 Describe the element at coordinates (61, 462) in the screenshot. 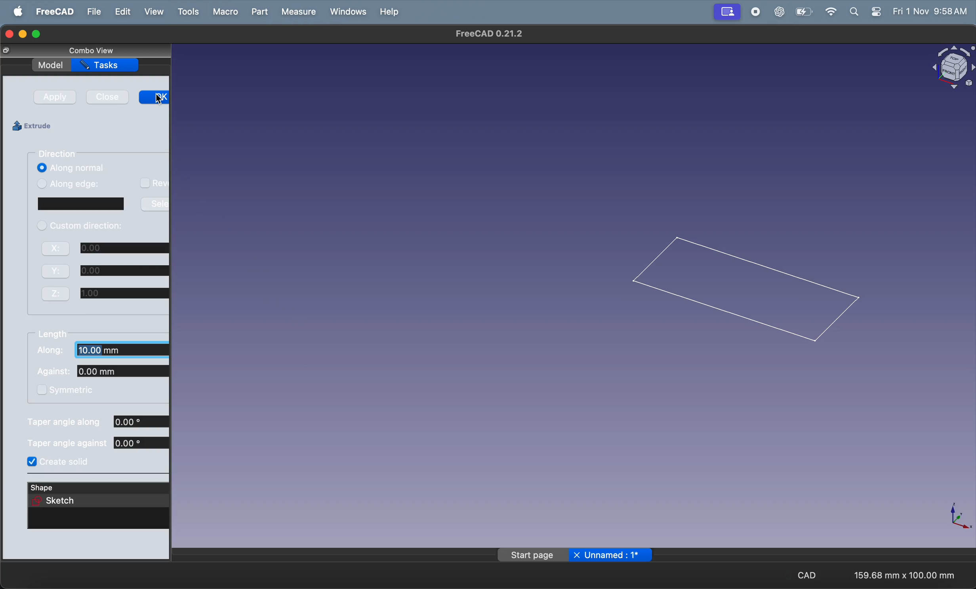

I see `create soild` at that location.